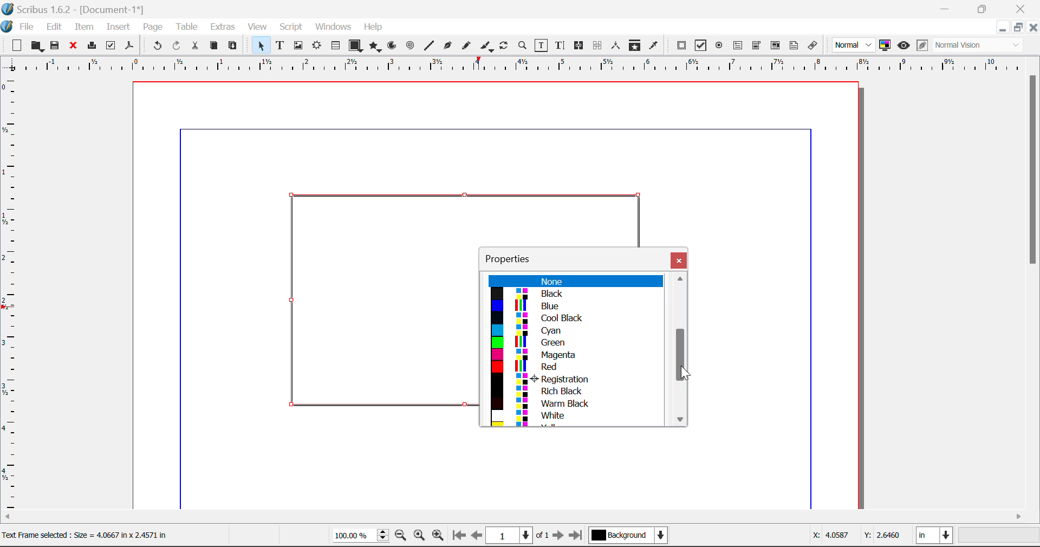 The image size is (1040, 547). I want to click on Properties, so click(515, 257).